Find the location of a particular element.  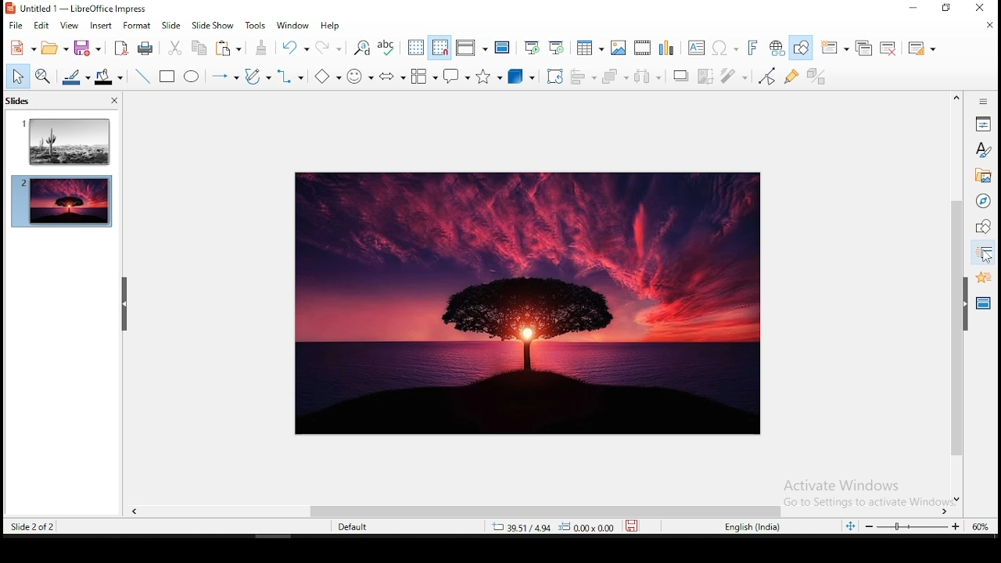

paste is located at coordinates (262, 46).